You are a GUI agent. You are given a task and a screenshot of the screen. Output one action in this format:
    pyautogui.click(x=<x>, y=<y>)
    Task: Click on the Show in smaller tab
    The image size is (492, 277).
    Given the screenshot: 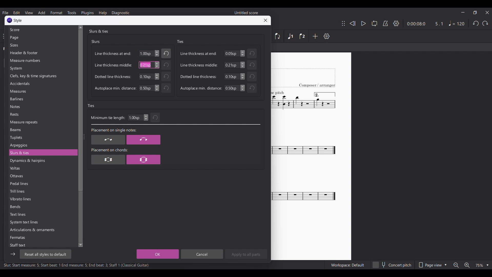 What is the action you would take?
    pyautogui.click(x=475, y=13)
    